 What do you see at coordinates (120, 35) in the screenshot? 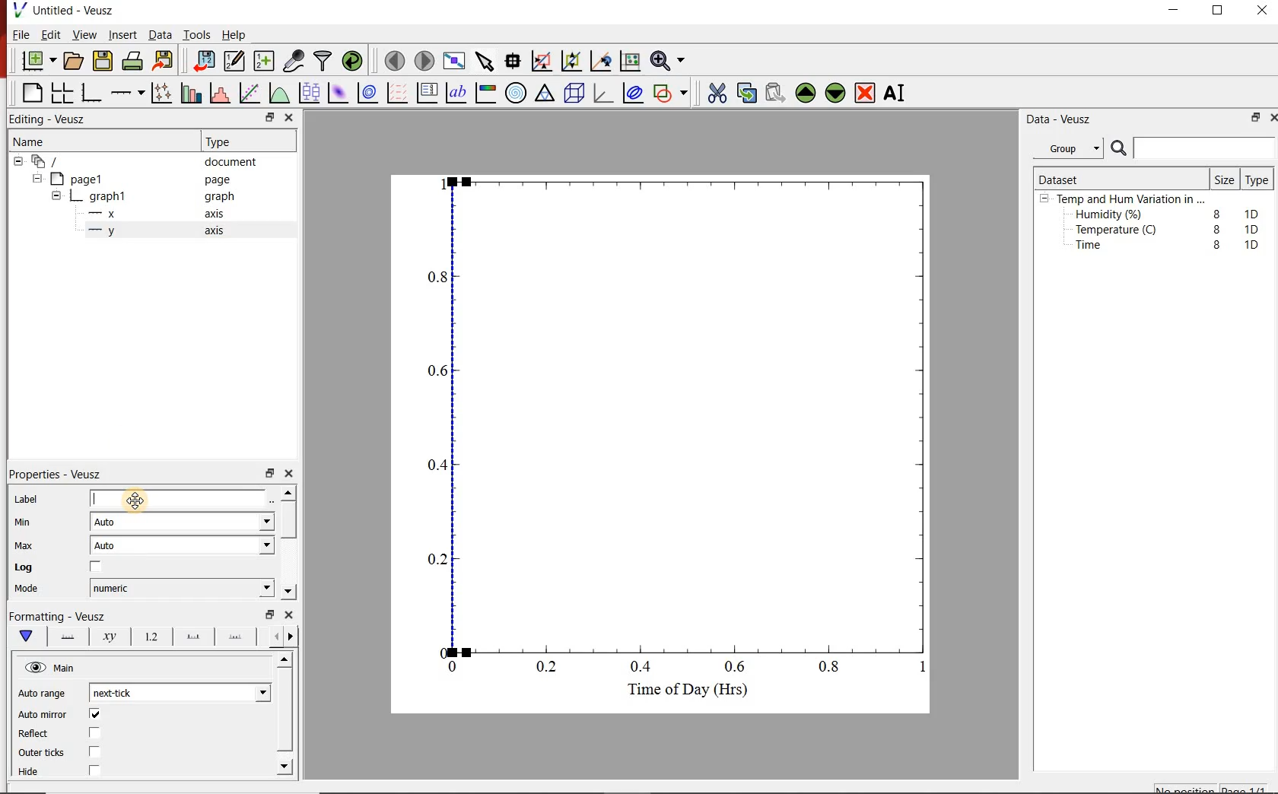
I see `Insert` at bounding box center [120, 35].